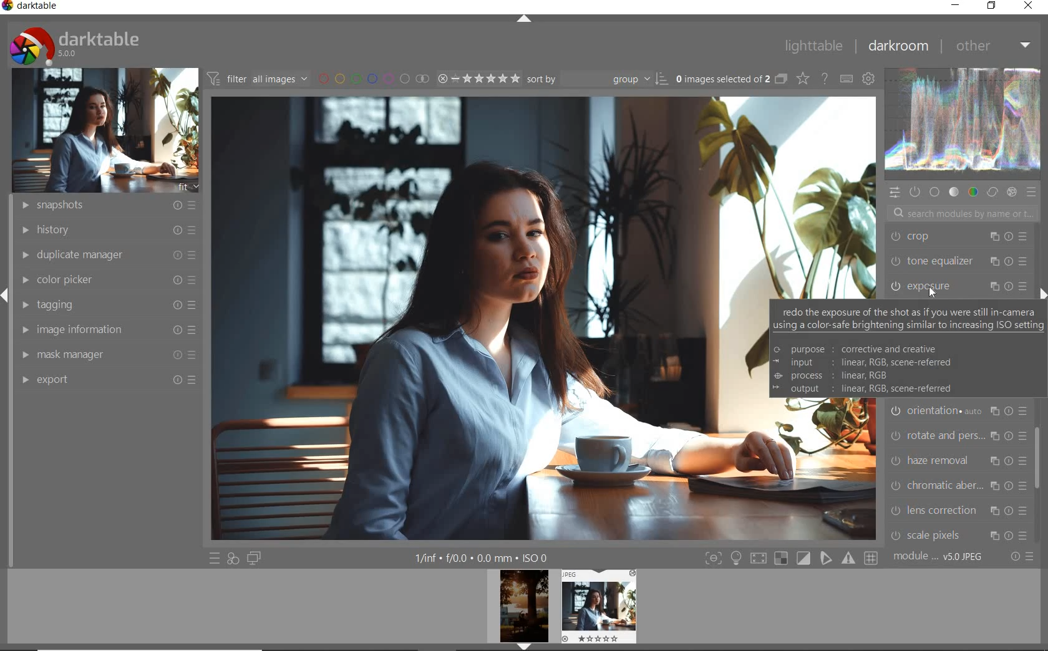 This screenshot has height=651, width=1048. What do you see at coordinates (720, 79) in the screenshot?
I see `SELECTED IMAGES` at bounding box center [720, 79].